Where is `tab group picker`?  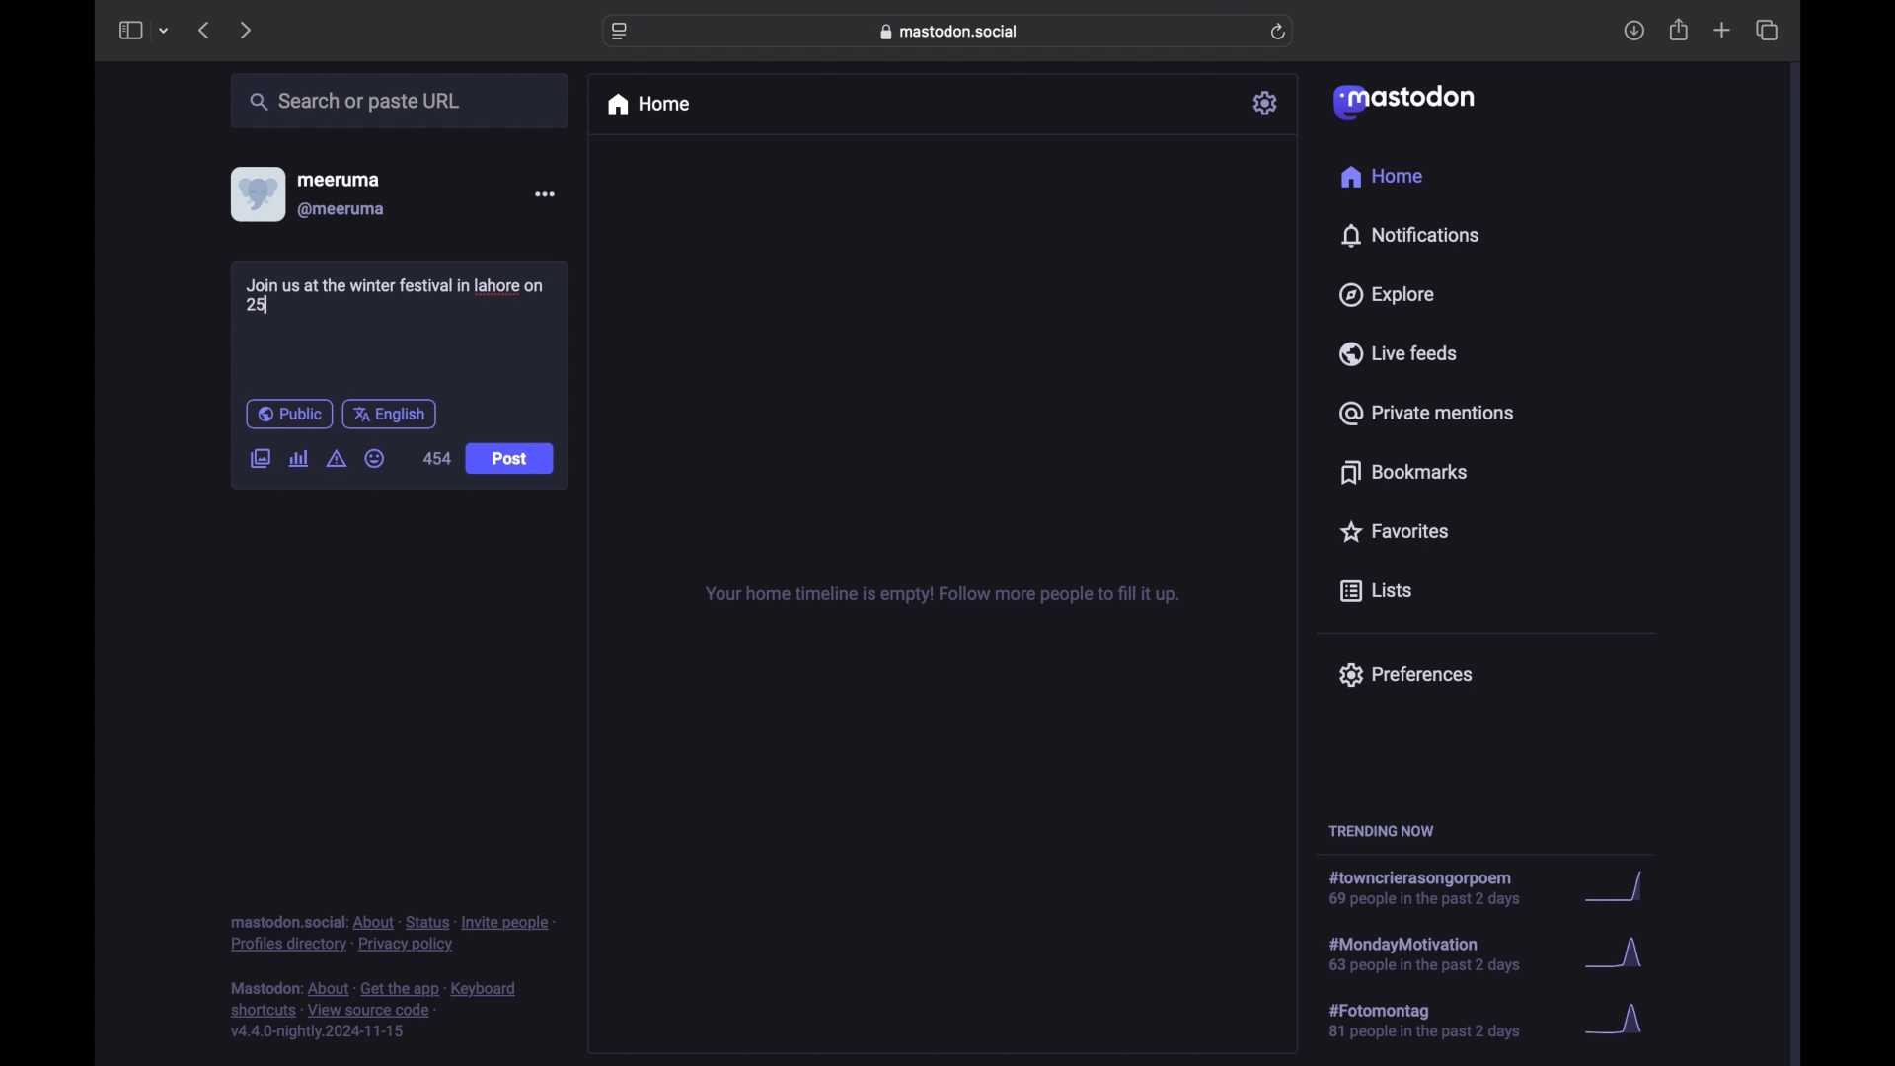 tab group picker is located at coordinates (164, 32).